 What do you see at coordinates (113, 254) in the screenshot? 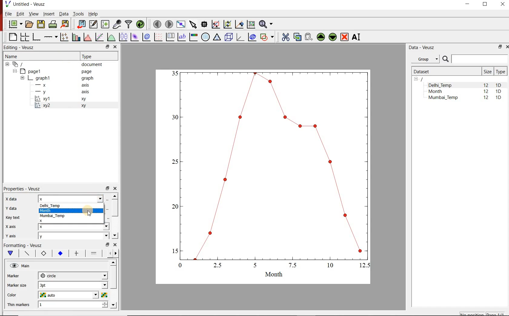
I see `Grid lines` at bounding box center [113, 254].